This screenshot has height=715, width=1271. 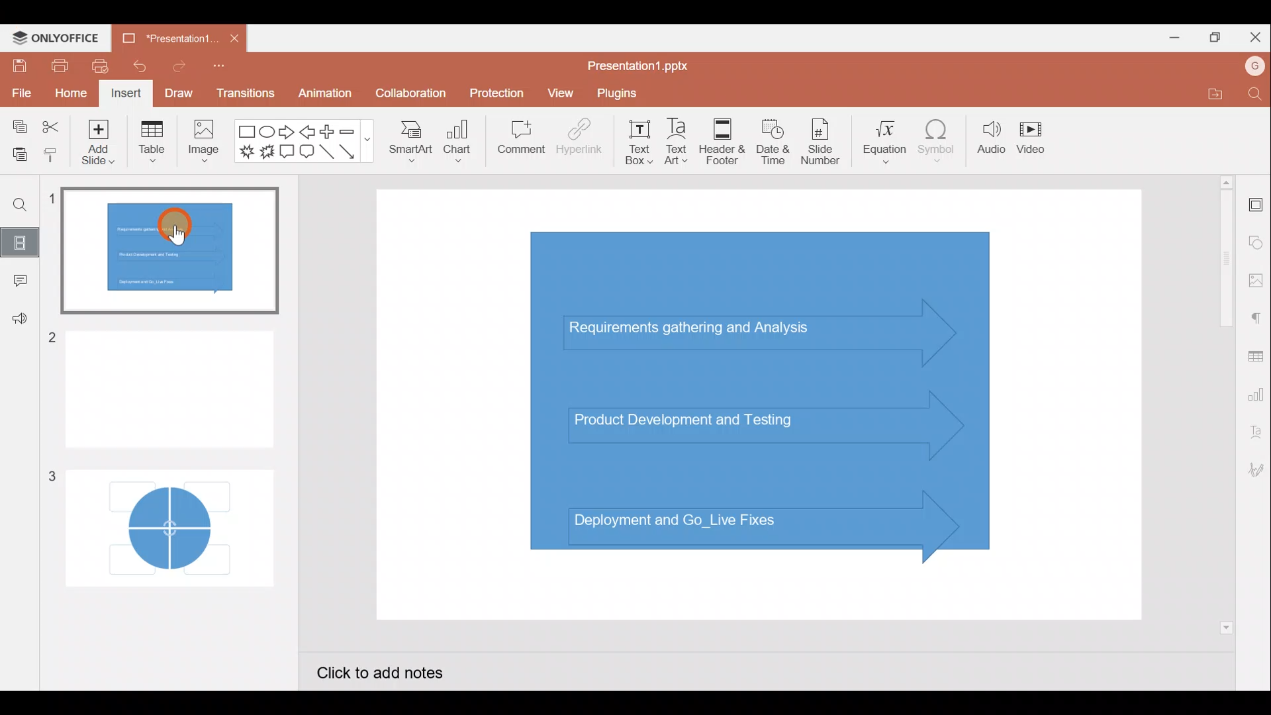 I want to click on Comment, so click(x=517, y=138).